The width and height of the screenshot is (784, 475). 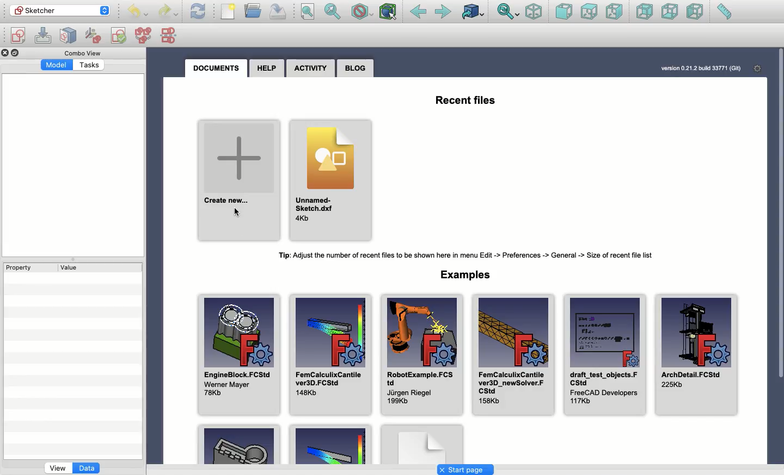 What do you see at coordinates (465, 254) in the screenshot?
I see `Tip: Adjust the number of recent files to be shown here in menu Edit -> Preferences -> General -> Size of recent file list` at bounding box center [465, 254].